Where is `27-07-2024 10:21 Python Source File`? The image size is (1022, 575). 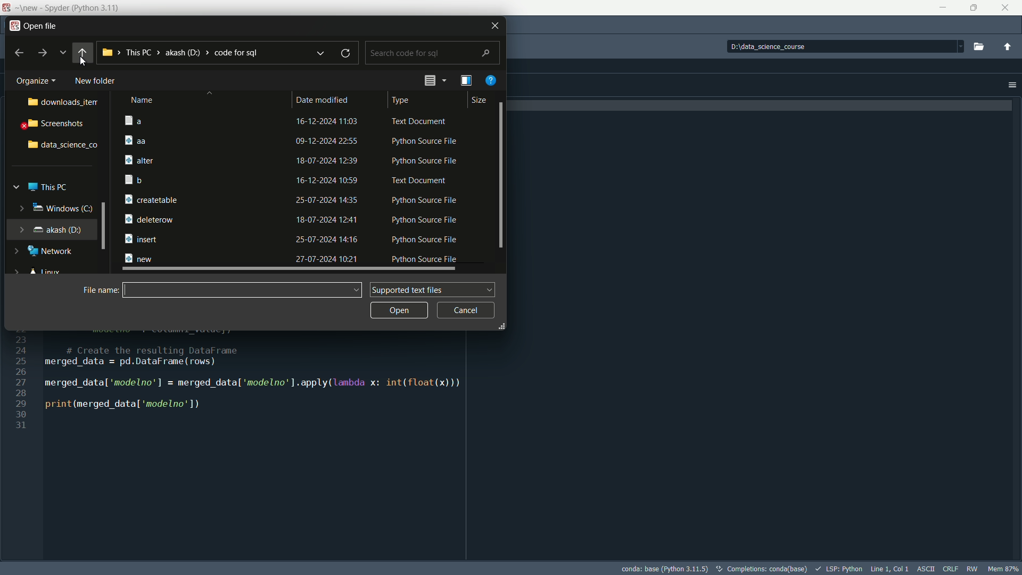
27-07-2024 10:21 Python Source File is located at coordinates (383, 257).